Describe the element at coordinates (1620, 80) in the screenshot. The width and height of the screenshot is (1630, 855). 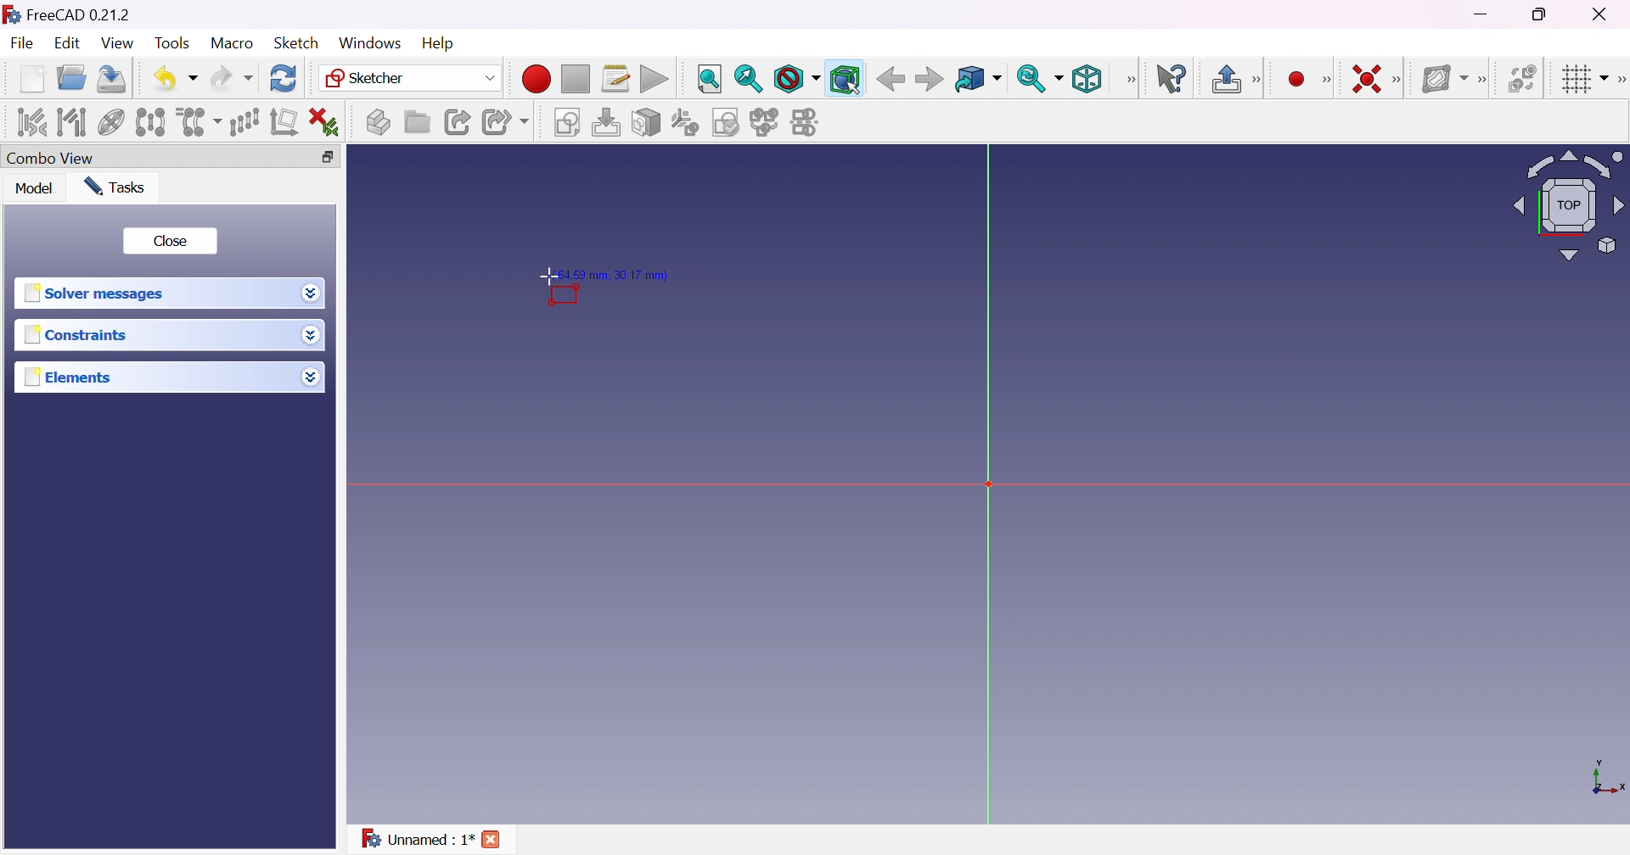
I see `[Sketcher edit tools]` at that location.